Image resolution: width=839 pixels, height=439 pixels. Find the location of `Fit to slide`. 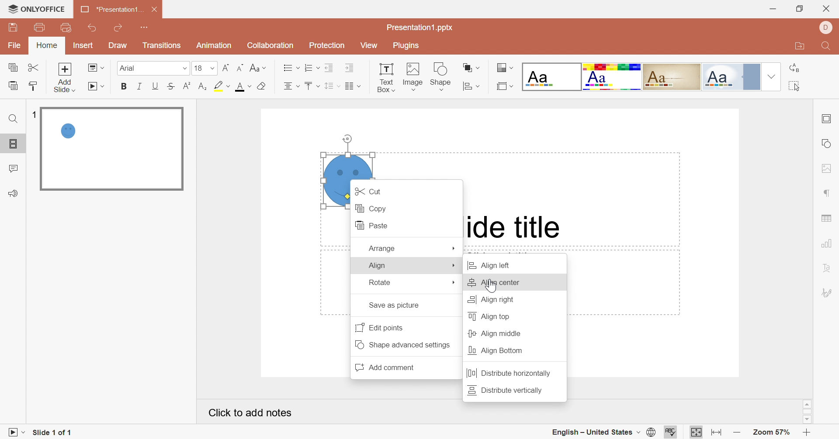

Fit to slide is located at coordinates (696, 432).